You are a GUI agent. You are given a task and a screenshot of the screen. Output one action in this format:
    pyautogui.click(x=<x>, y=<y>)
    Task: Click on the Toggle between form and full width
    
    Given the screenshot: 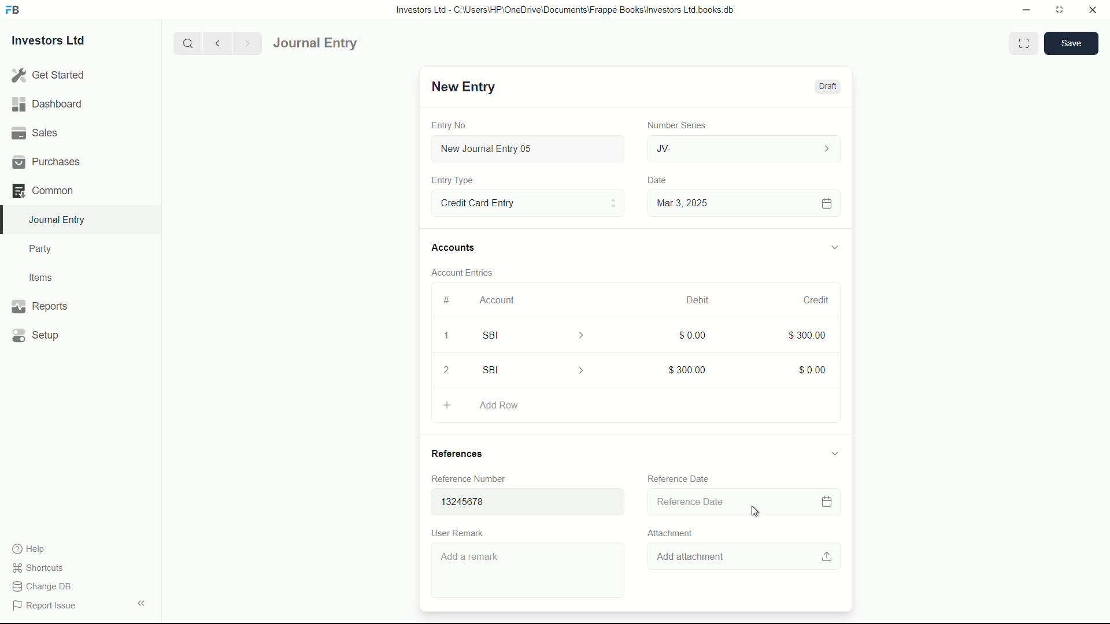 What is the action you would take?
    pyautogui.click(x=1024, y=43)
    